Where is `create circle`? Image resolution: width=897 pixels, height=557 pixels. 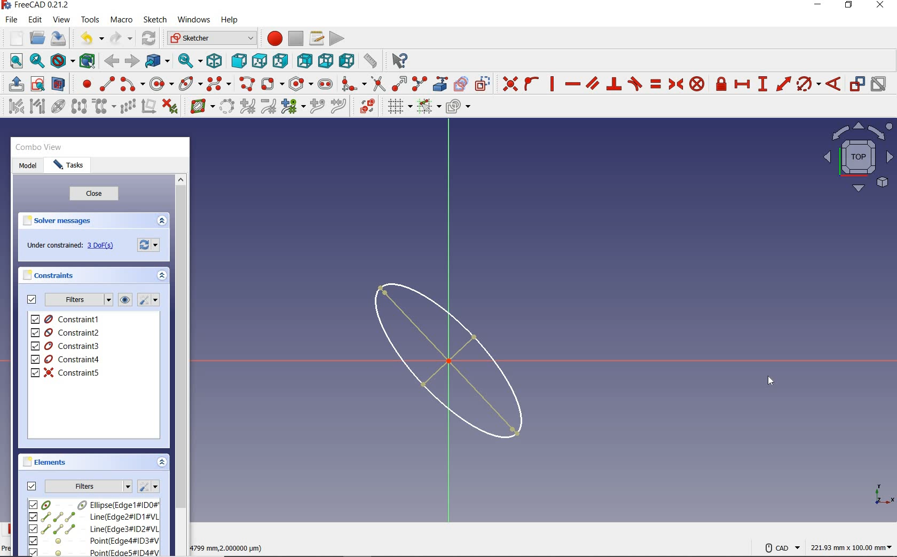
create circle is located at coordinates (162, 82).